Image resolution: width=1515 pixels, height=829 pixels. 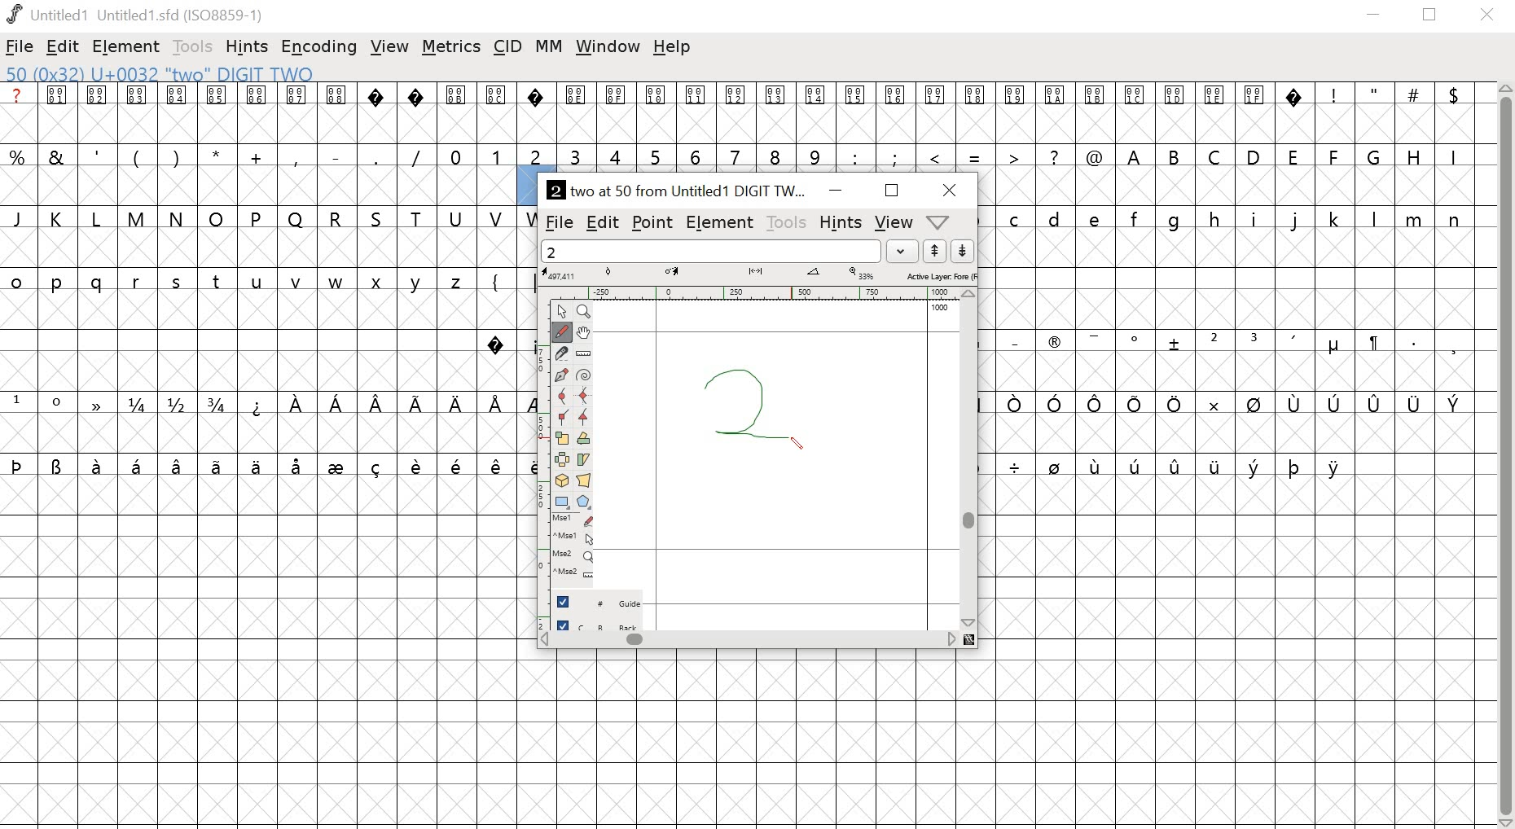 What do you see at coordinates (942, 222) in the screenshot?
I see `metrics, window, help` at bounding box center [942, 222].